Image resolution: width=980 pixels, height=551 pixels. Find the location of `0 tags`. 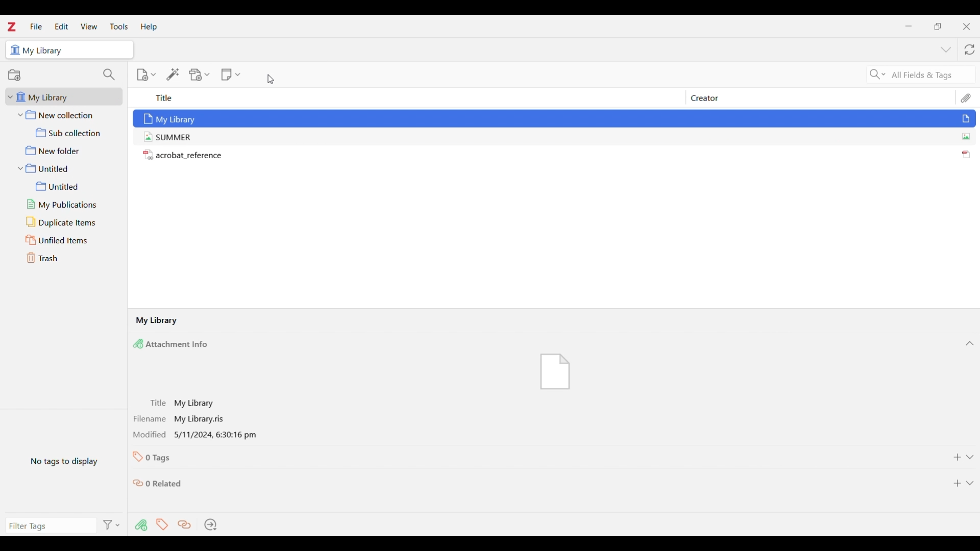

0 tags is located at coordinates (154, 457).